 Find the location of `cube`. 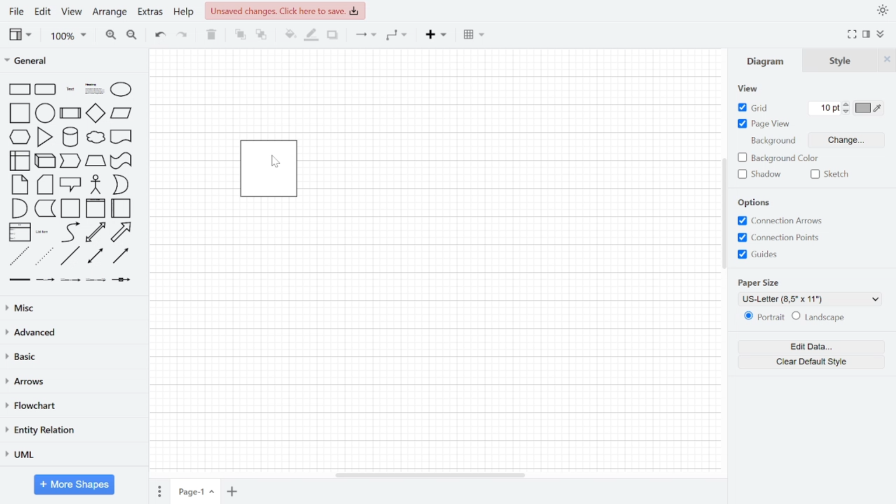

cube is located at coordinates (45, 161).